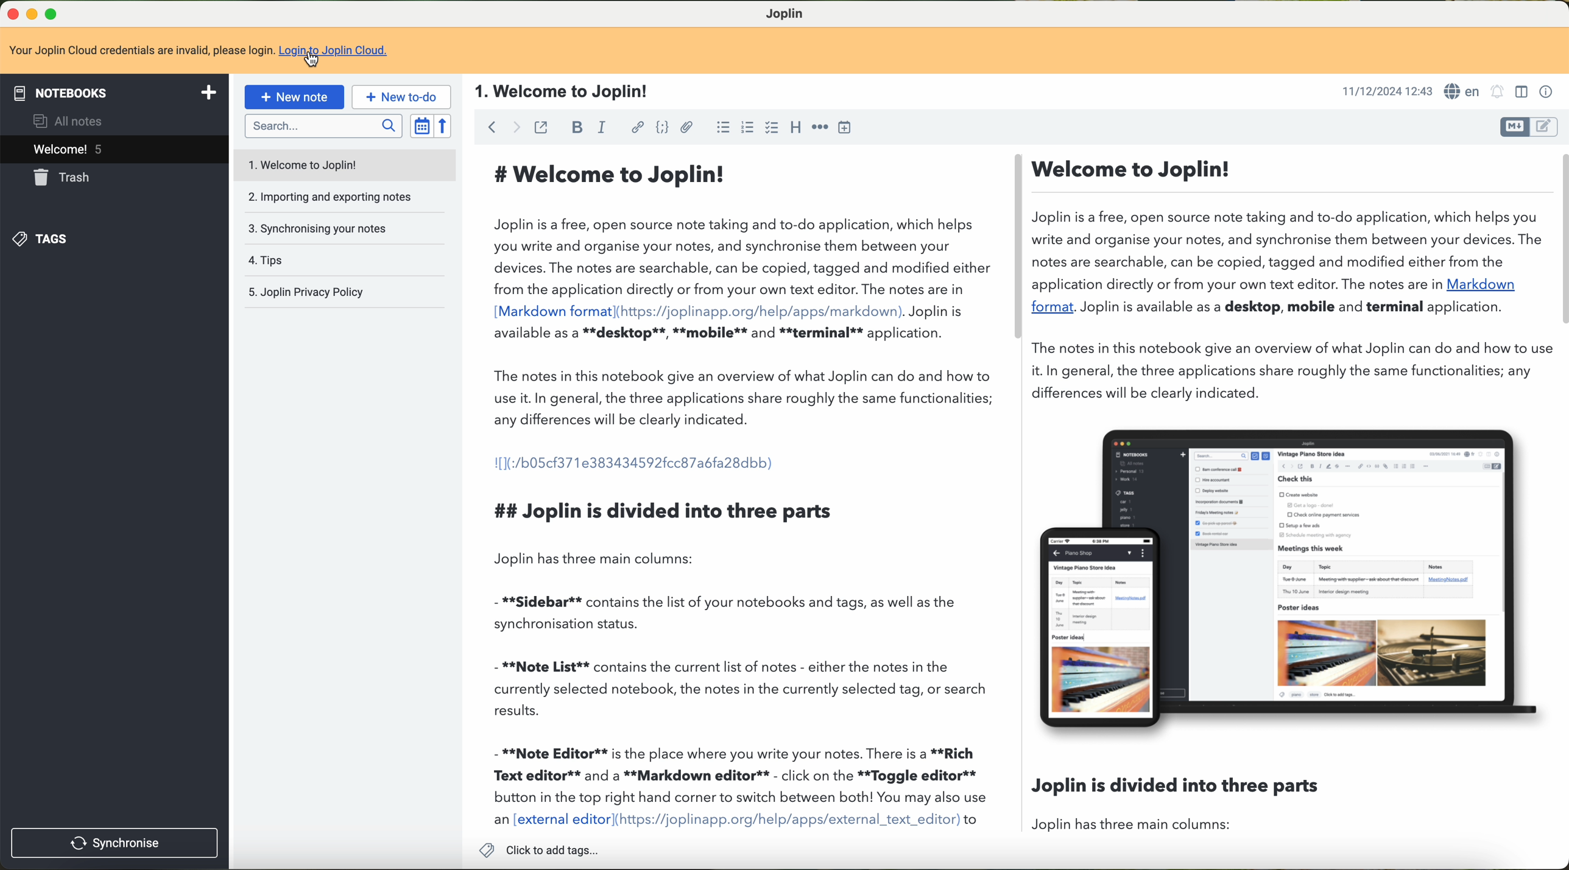  I want to click on scroll bar, so click(1019, 248).